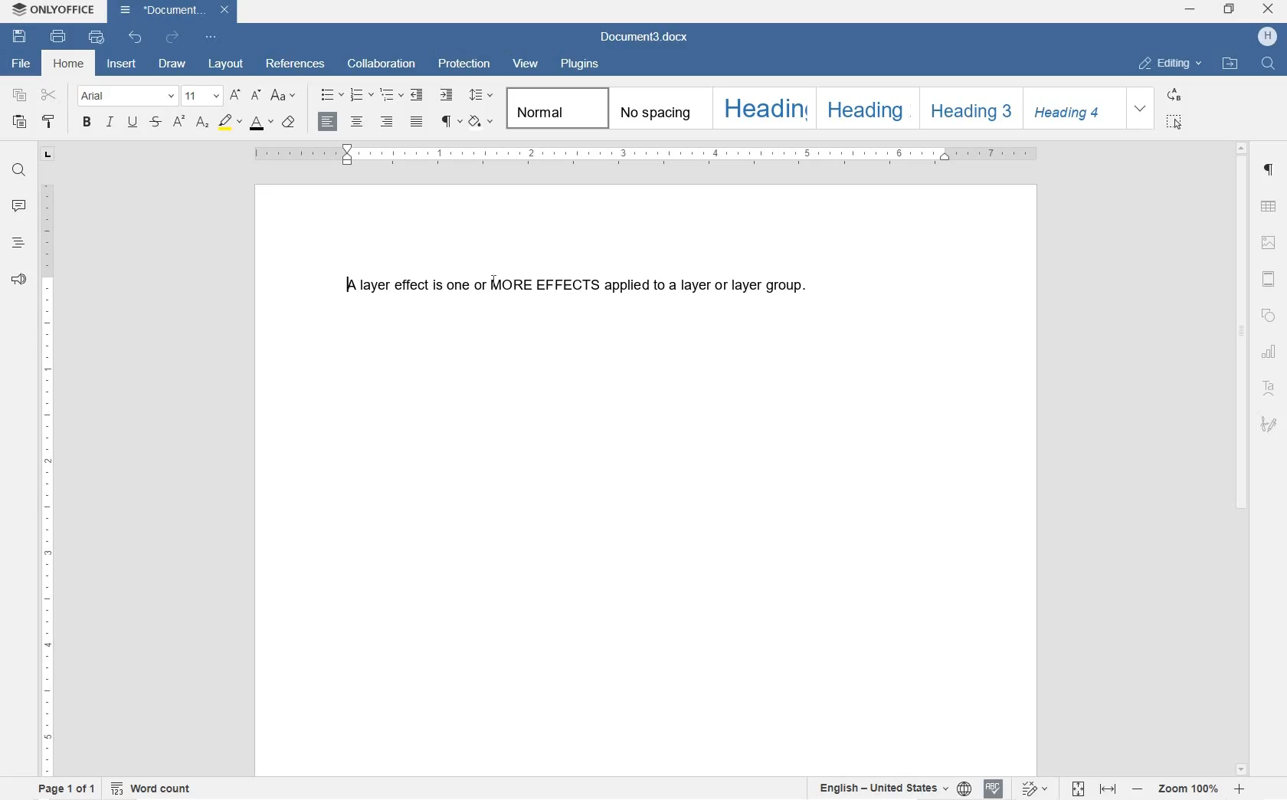 The height and width of the screenshot is (800, 1287). I want to click on LAYOUT, so click(226, 63).